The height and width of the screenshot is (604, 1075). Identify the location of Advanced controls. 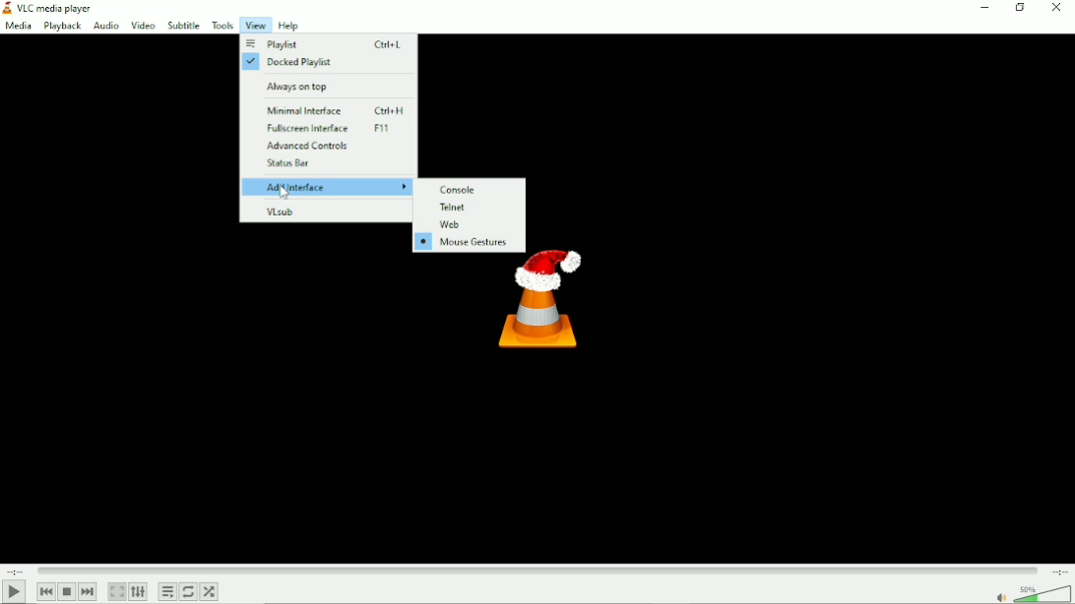
(329, 145).